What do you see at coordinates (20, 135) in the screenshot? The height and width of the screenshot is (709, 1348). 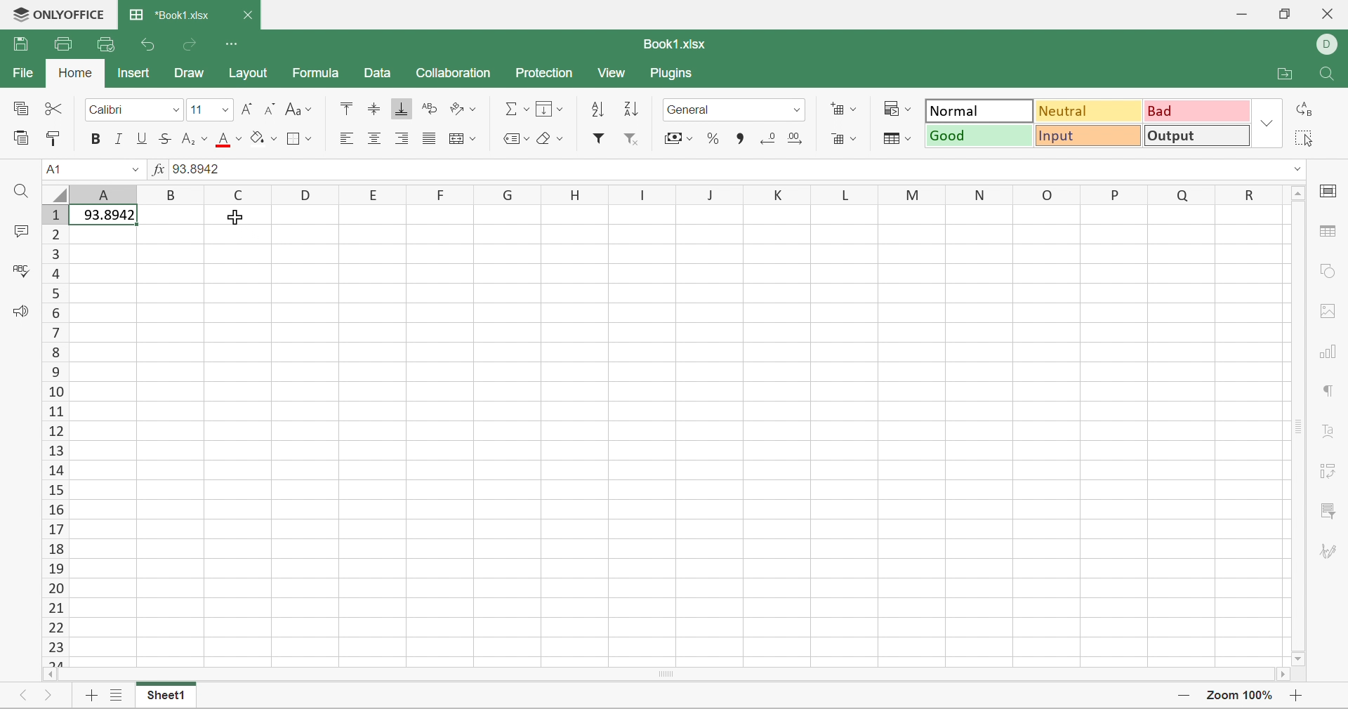 I see `Paste` at bounding box center [20, 135].